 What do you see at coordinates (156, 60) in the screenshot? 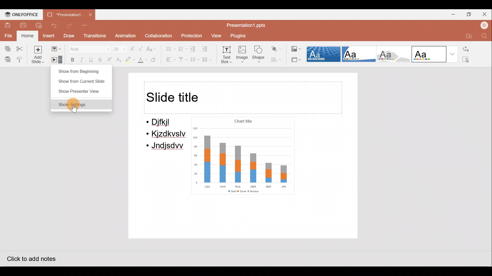
I see `Clear style` at bounding box center [156, 60].